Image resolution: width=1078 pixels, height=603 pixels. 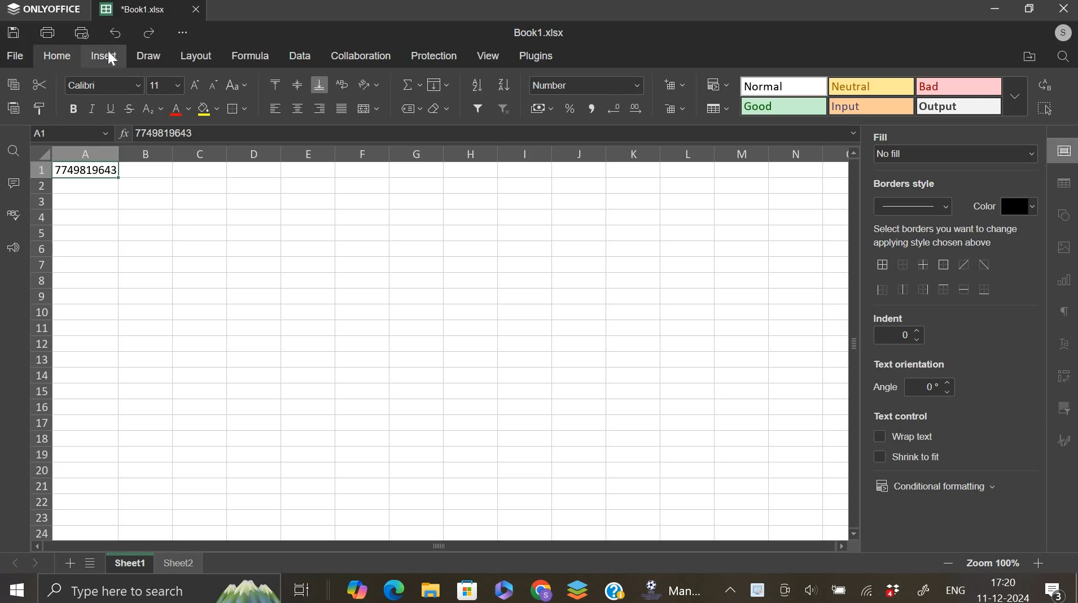 I want to click on align horizontally, so click(x=297, y=108).